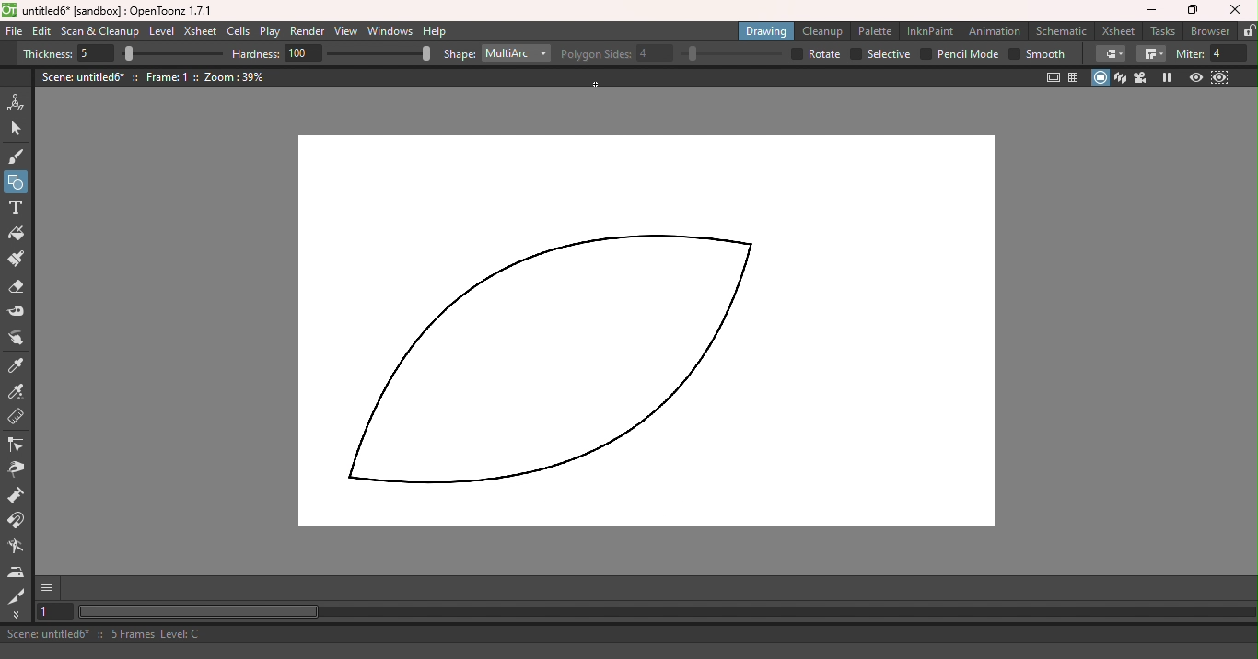 This screenshot has height=659, width=1258. What do you see at coordinates (17, 182) in the screenshot?
I see `Geometric tool` at bounding box center [17, 182].